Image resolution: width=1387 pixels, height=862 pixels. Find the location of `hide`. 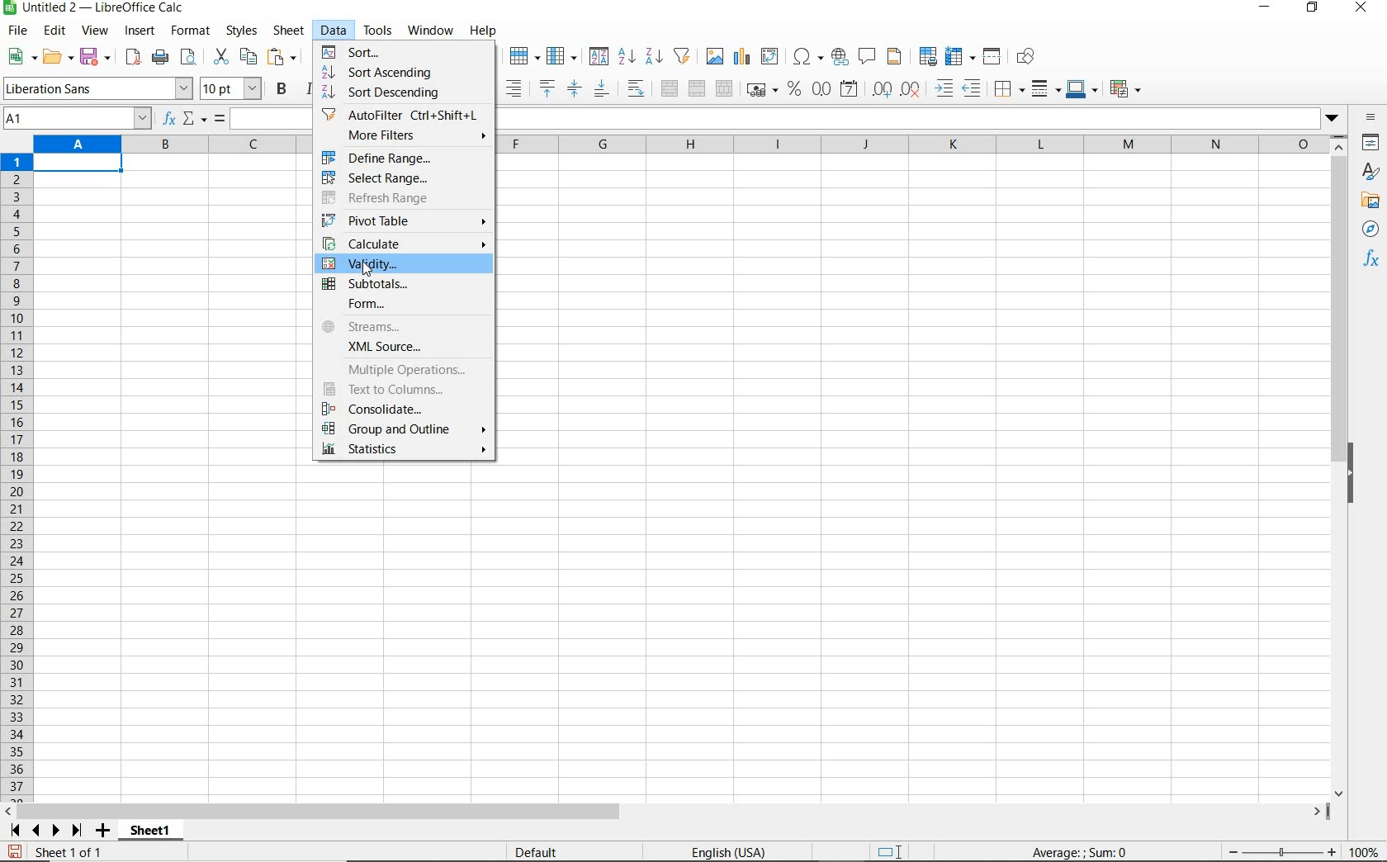

hide is located at coordinates (1352, 476).